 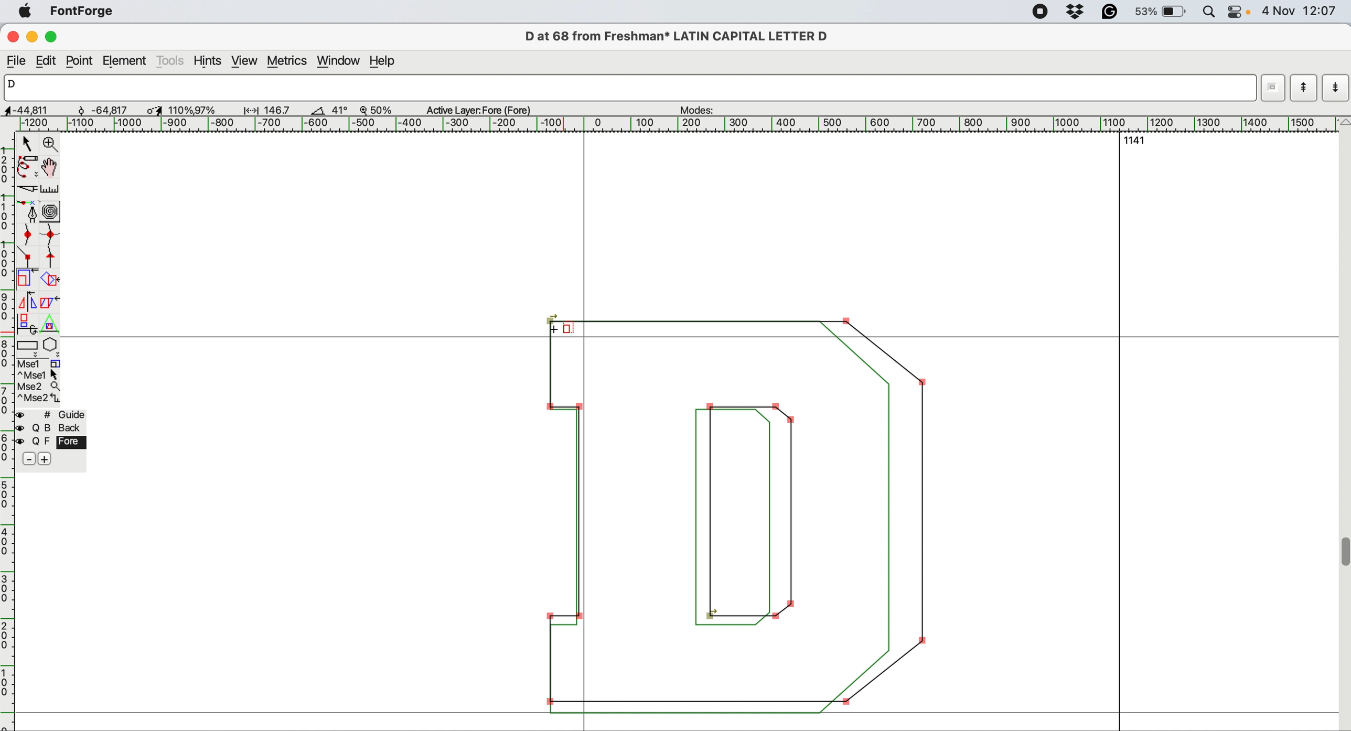 What do you see at coordinates (39, 399) in the screenshot?
I see `^Mse2` at bounding box center [39, 399].